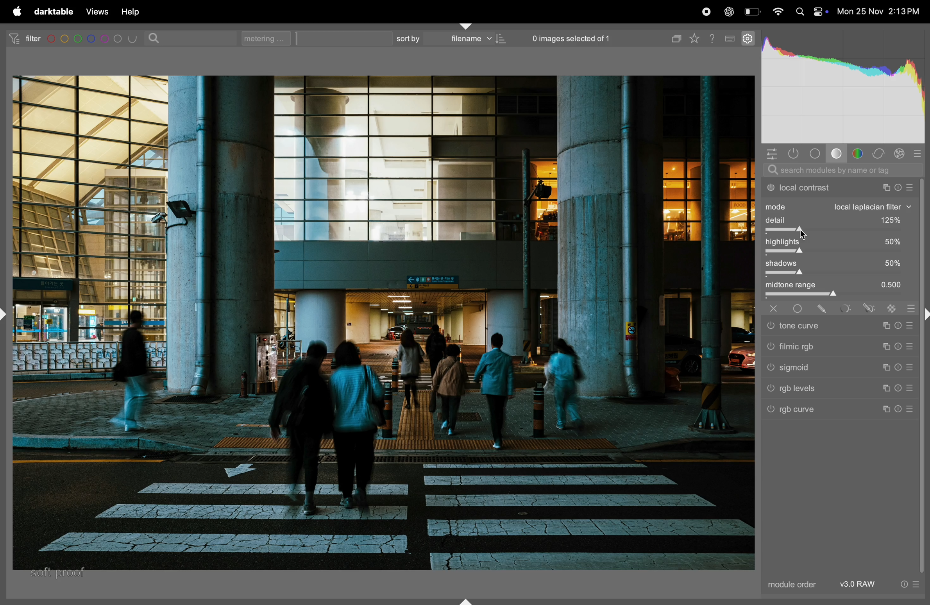 The width and height of the screenshot is (930, 605). I want to click on base, so click(836, 154).